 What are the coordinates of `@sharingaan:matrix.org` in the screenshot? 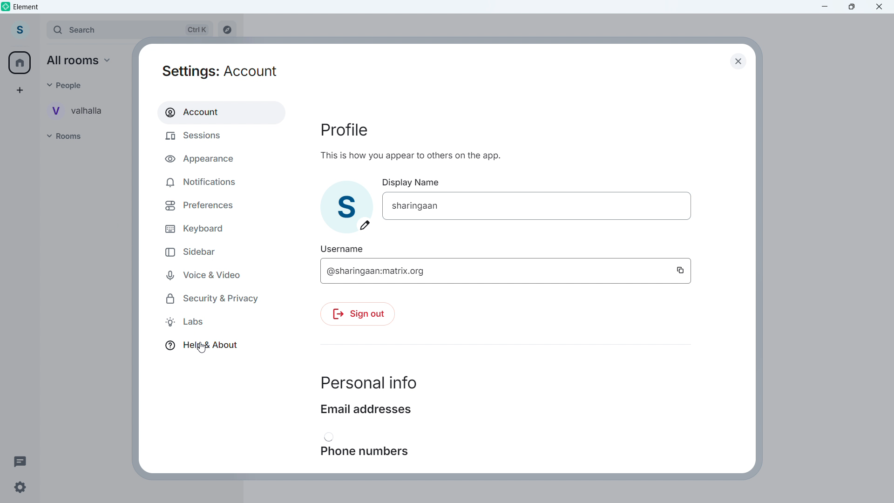 It's located at (486, 271).